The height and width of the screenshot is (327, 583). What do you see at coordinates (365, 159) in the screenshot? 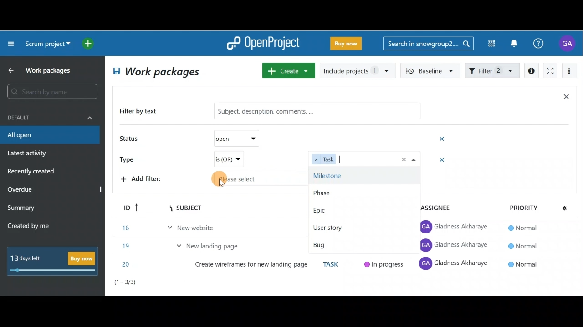
I see `Select type` at bounding box center [365, 159].